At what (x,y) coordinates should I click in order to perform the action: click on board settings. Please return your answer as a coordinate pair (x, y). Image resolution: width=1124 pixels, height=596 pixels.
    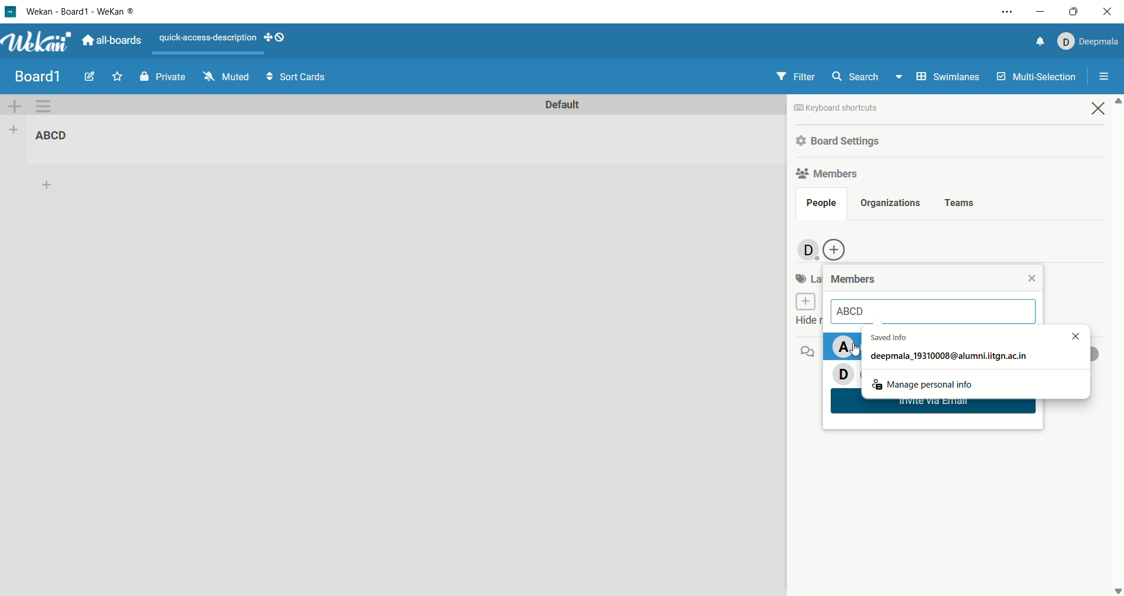
    Looking at the image, I should click on (841, 142).